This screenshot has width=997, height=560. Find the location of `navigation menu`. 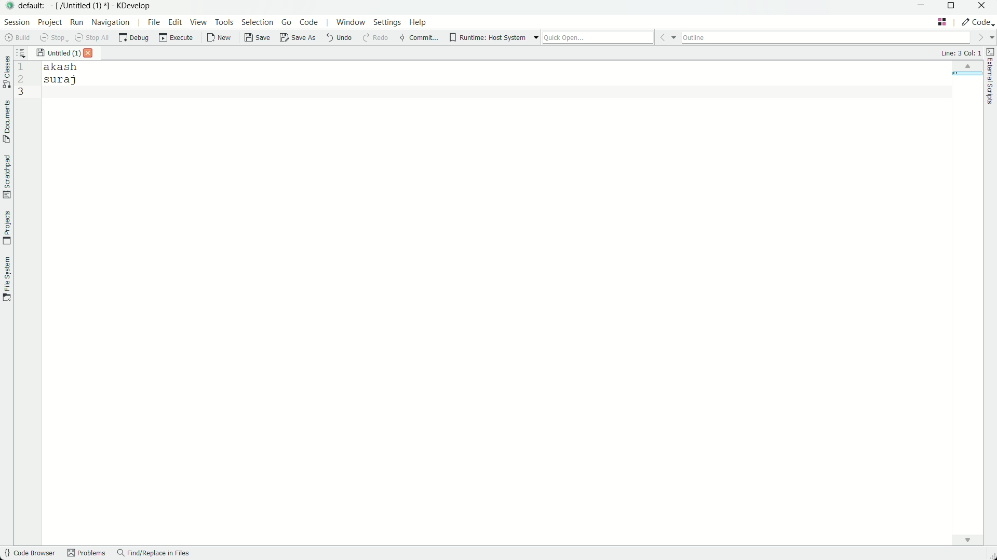

navigation menu is located at coordinates (116, 22).